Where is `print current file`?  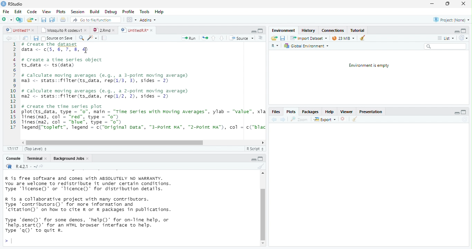
print current file is located at coordinates (52, 20).